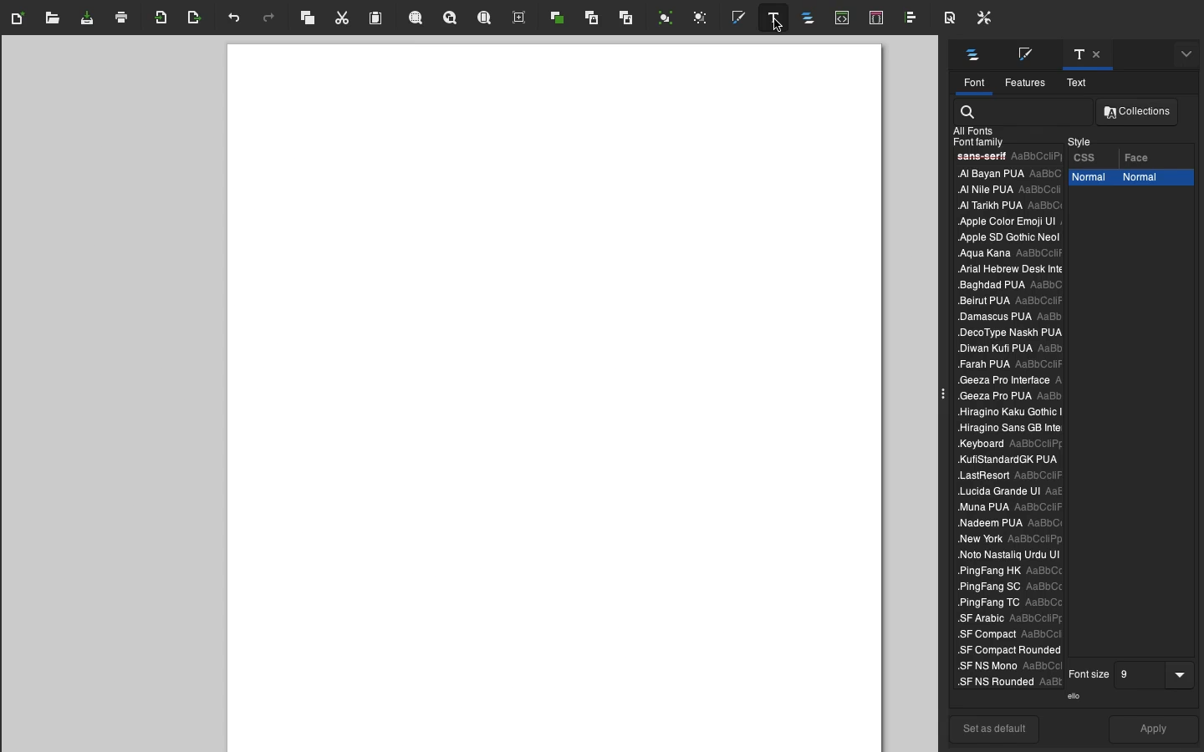 This screenshot has height=752, width=1204. What do you see at coordinates (1083, 83) in the screenshot?
I see `Text` at bounding box center [1083, 83].